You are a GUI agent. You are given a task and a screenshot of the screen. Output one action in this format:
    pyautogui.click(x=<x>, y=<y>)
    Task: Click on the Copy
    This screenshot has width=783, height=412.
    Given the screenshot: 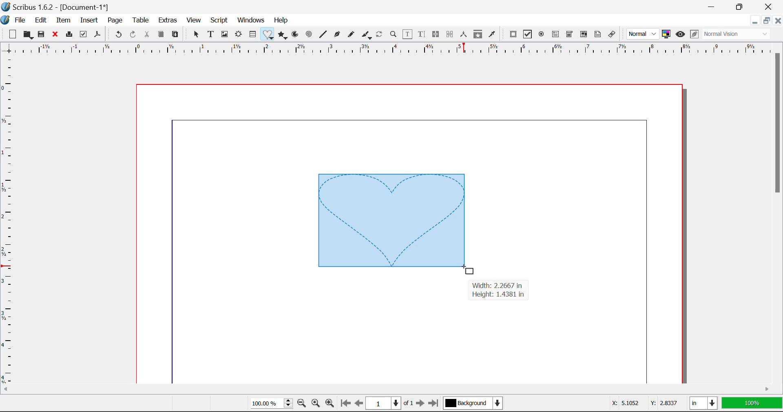 What is the action you would take?
    pyautogui.click(x=161, y=35)
    